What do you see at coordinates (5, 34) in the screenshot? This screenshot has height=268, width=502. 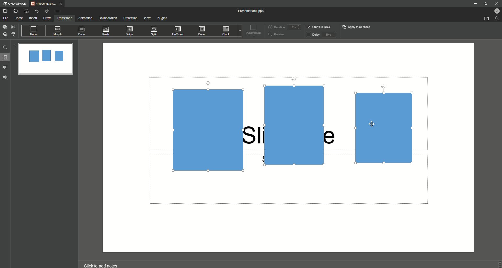 I see `Paste` at bounding box center [5, 34].